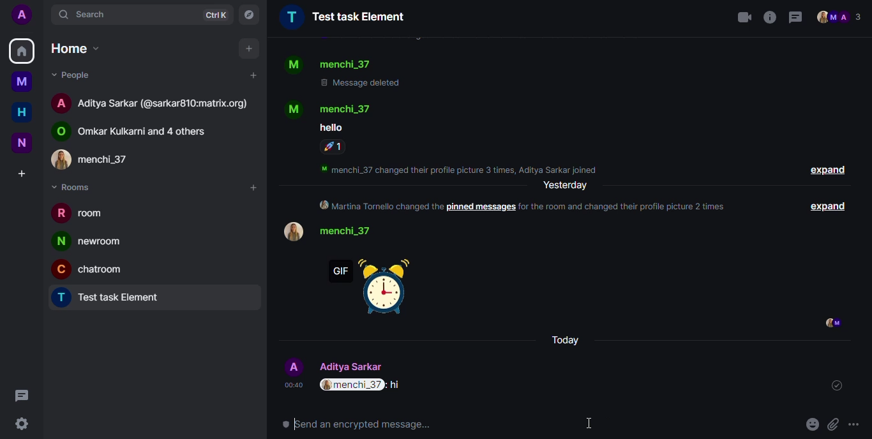 This screenshot has width=872, height=439. What do you see at coordinates (742, 15) in the screenshot?
I see `video call` at bounding box center [742, 15].